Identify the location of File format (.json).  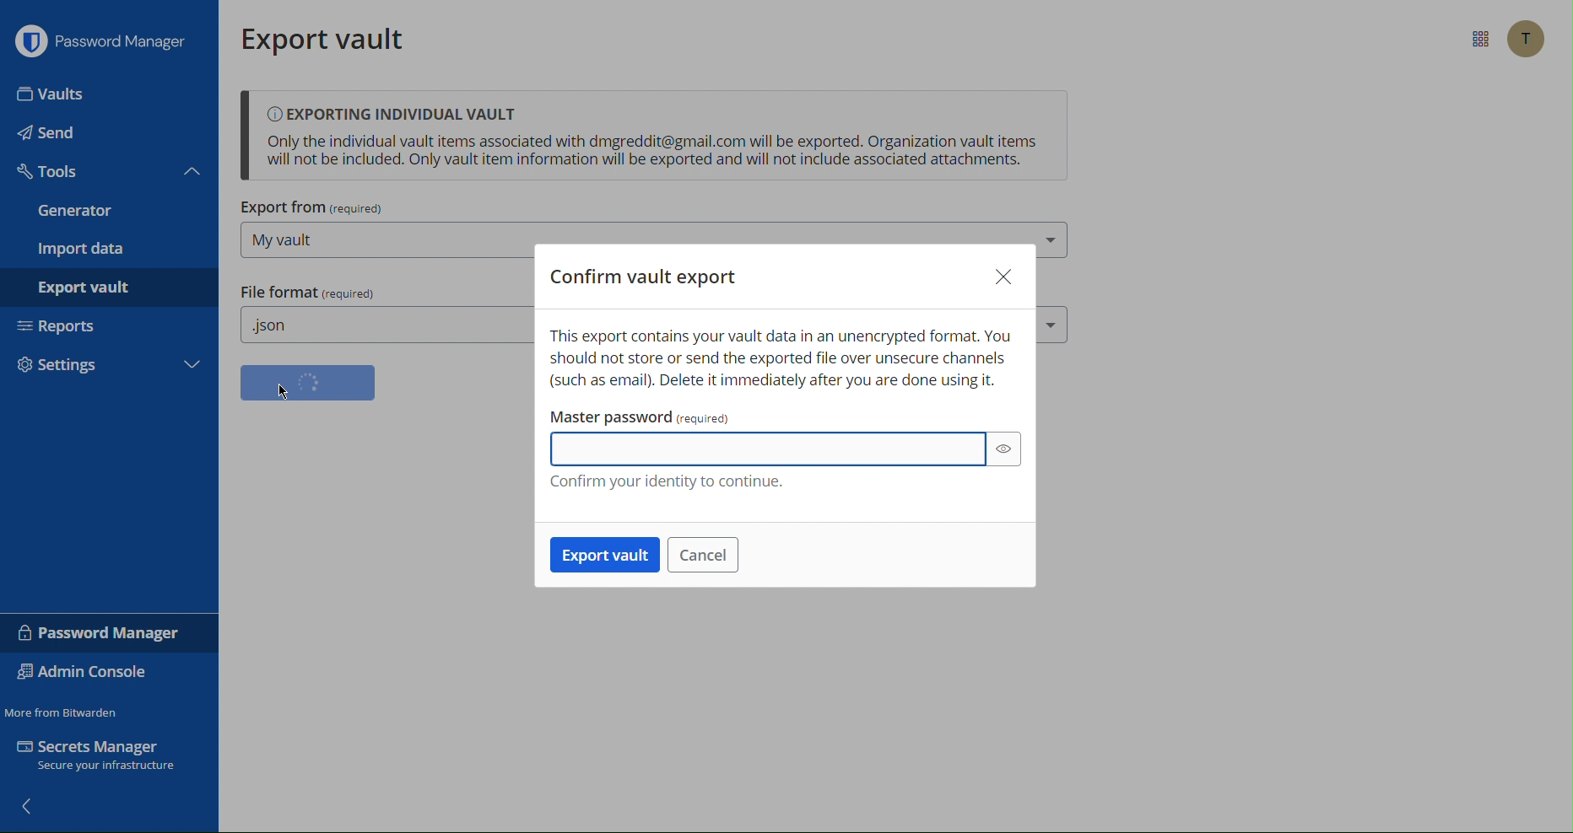
(381, 314).